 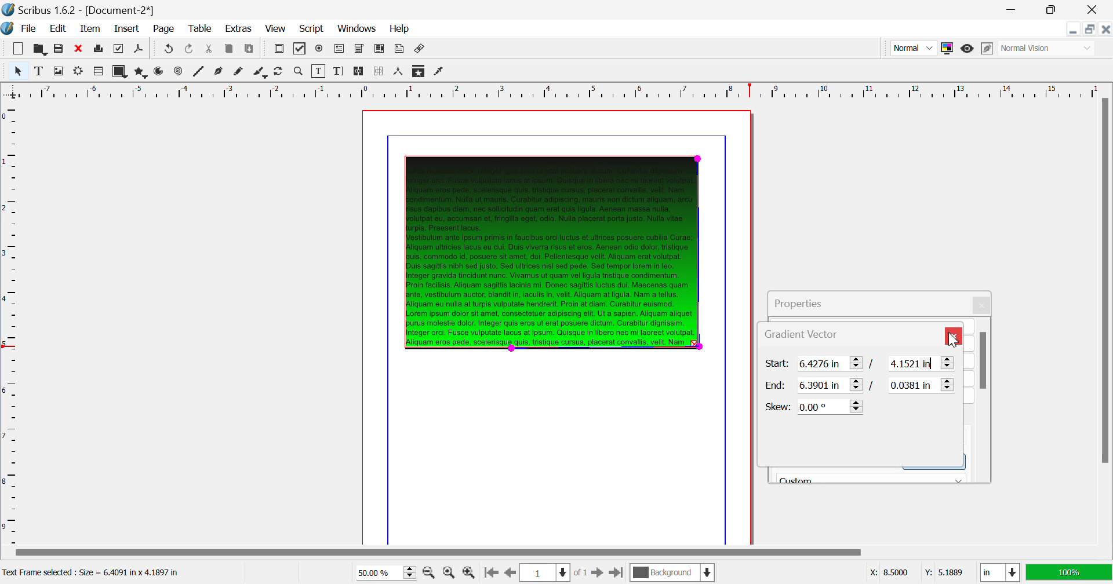 What do you see at coordinates (672, 574) in the screenshot?
I see `Background` at bounding box center [672, 574].